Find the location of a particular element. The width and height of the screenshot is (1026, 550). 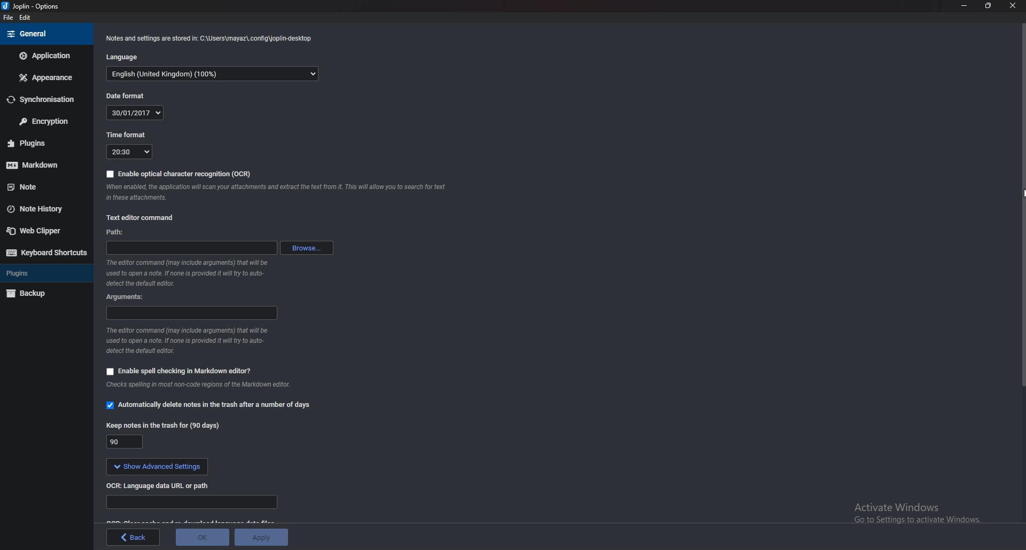

enable OCR is located at coordinates (179, 174).